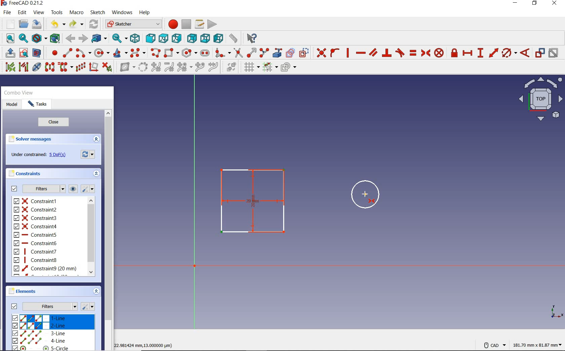  I want to click on constraint9 (20MM), so click(45, 269).